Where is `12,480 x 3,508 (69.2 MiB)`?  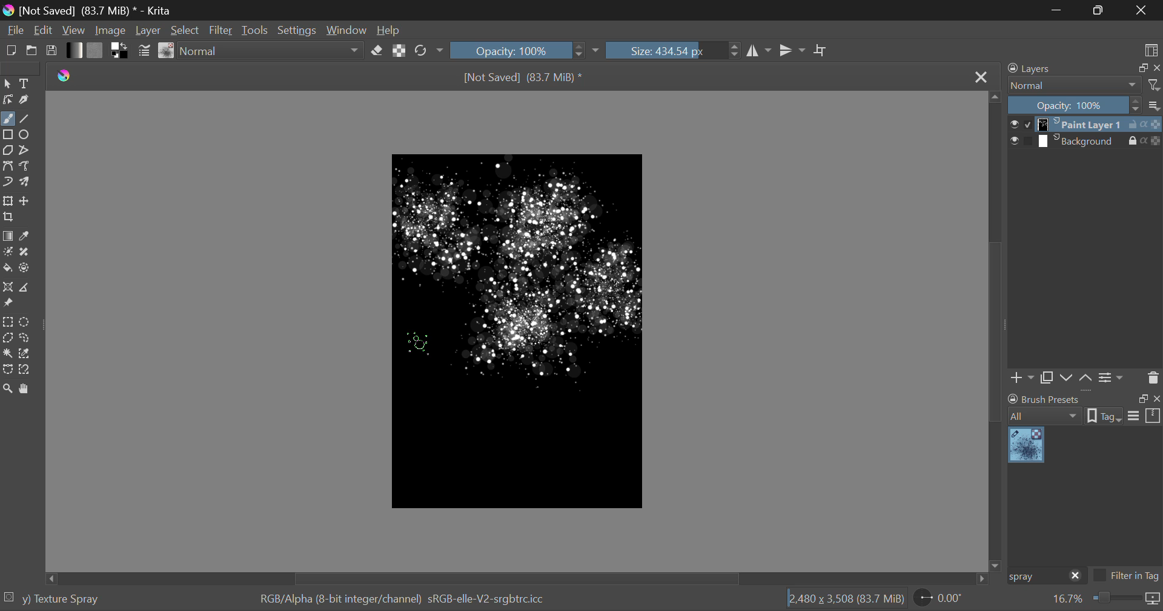 12,480 x 3,508 (69.2 MiB) is located at coordinates (846, 598).